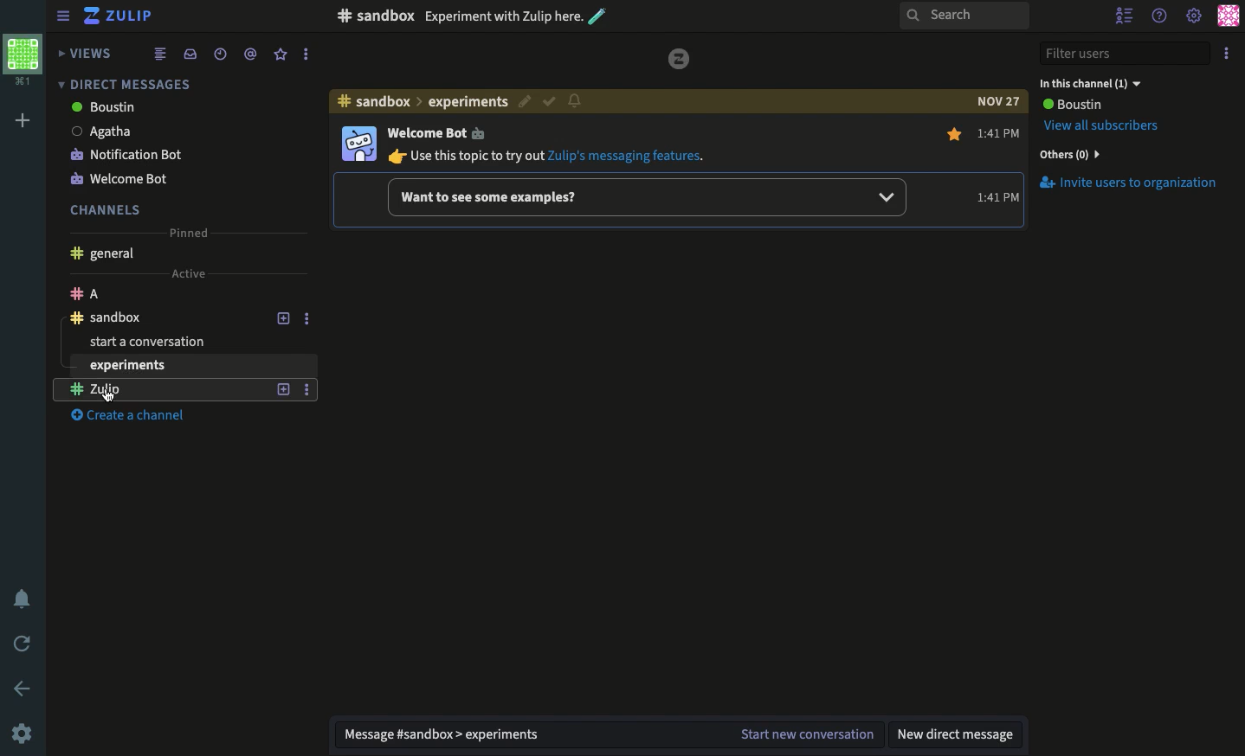 The image size is (1245, 756). I want to click on Direct messages, so click(121, 84).